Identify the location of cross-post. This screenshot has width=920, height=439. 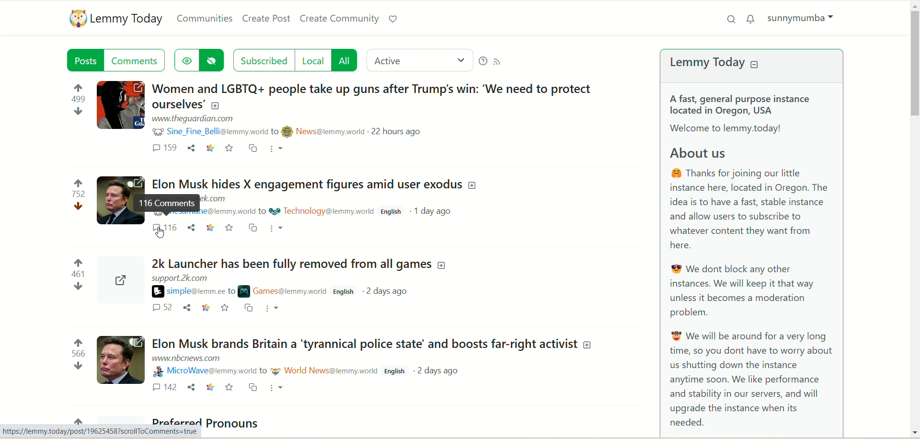
(254, 387).